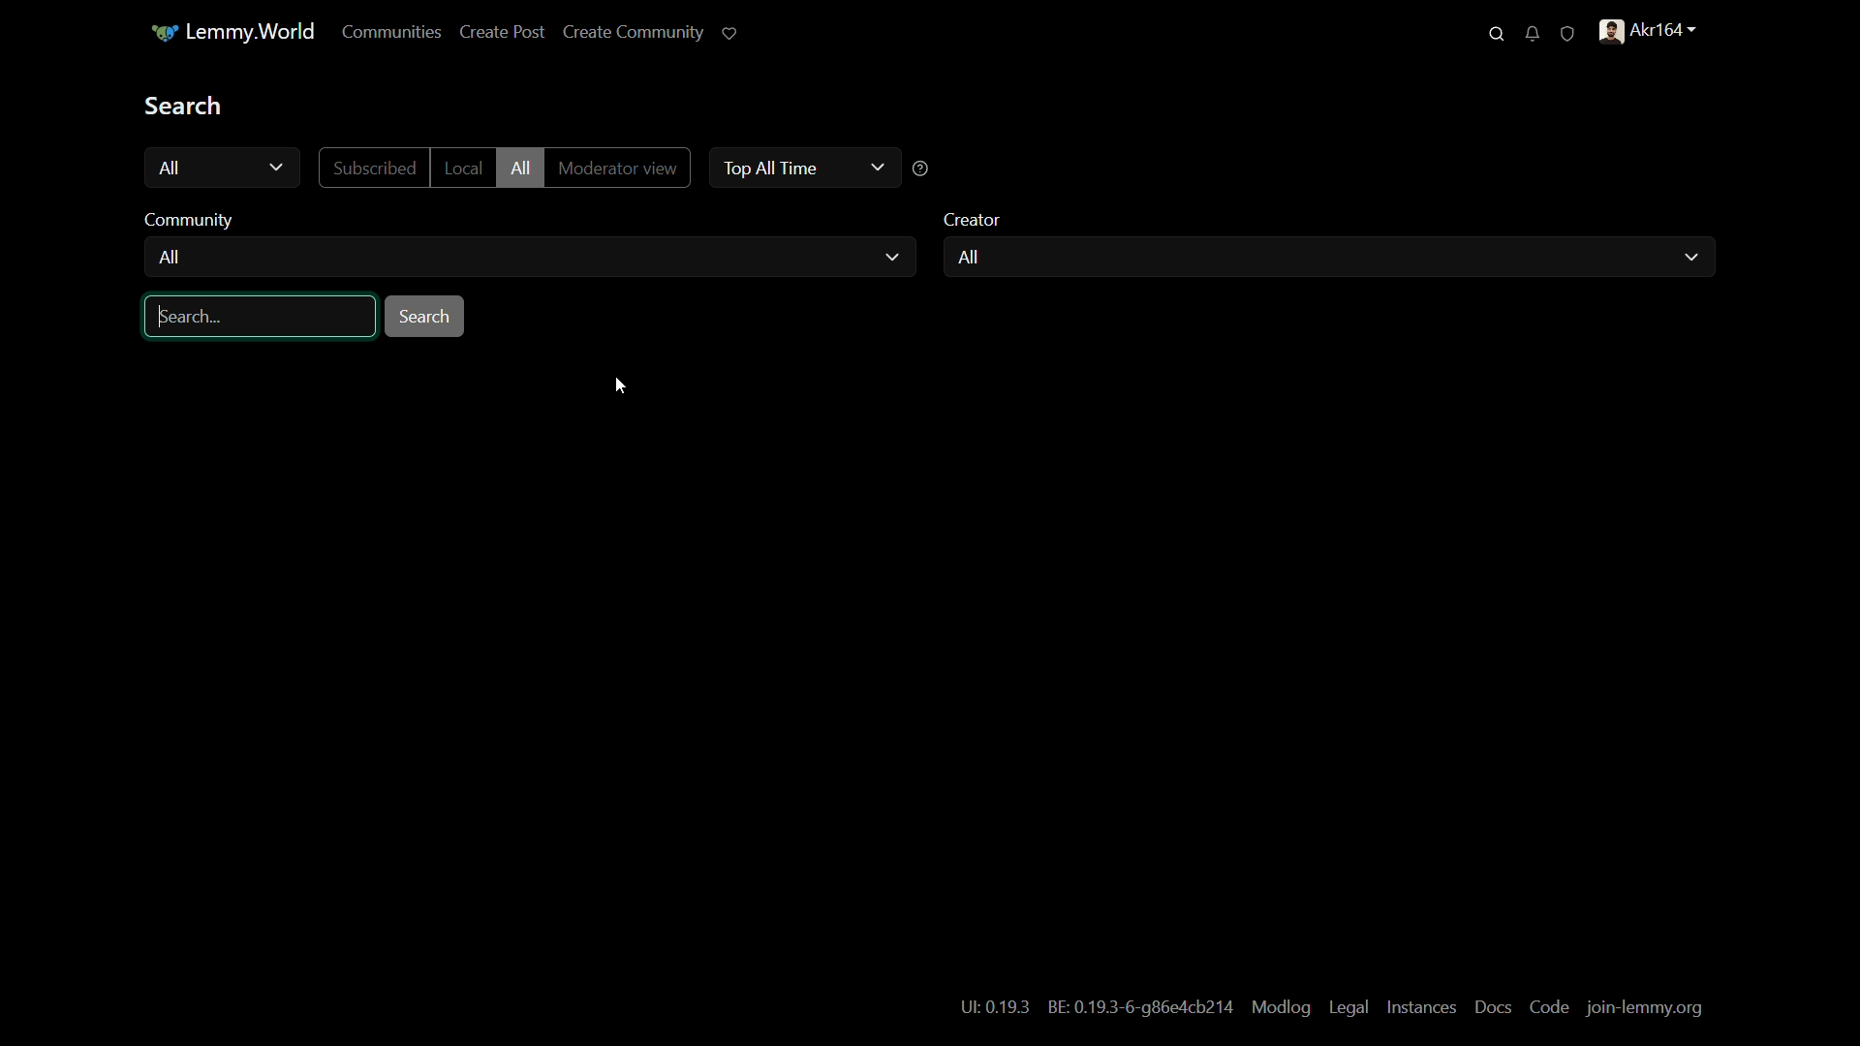 Image resolution: width=1860 pixels, height=1046 pixels. Describe the element at coordinates (1652, 31) in the screenshot. I see `profile` at that location.